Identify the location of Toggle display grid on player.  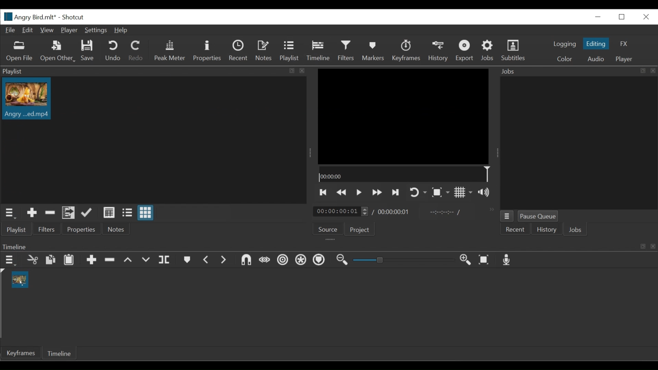
(464, 193).